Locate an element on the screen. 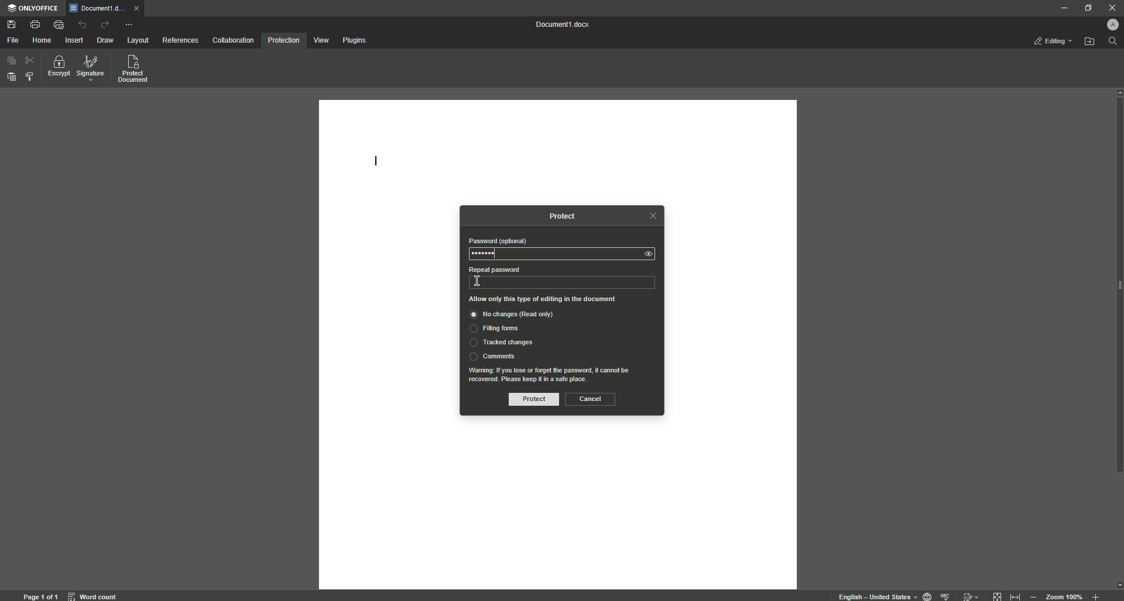  Scroll is located at coordinates (1117, 313).